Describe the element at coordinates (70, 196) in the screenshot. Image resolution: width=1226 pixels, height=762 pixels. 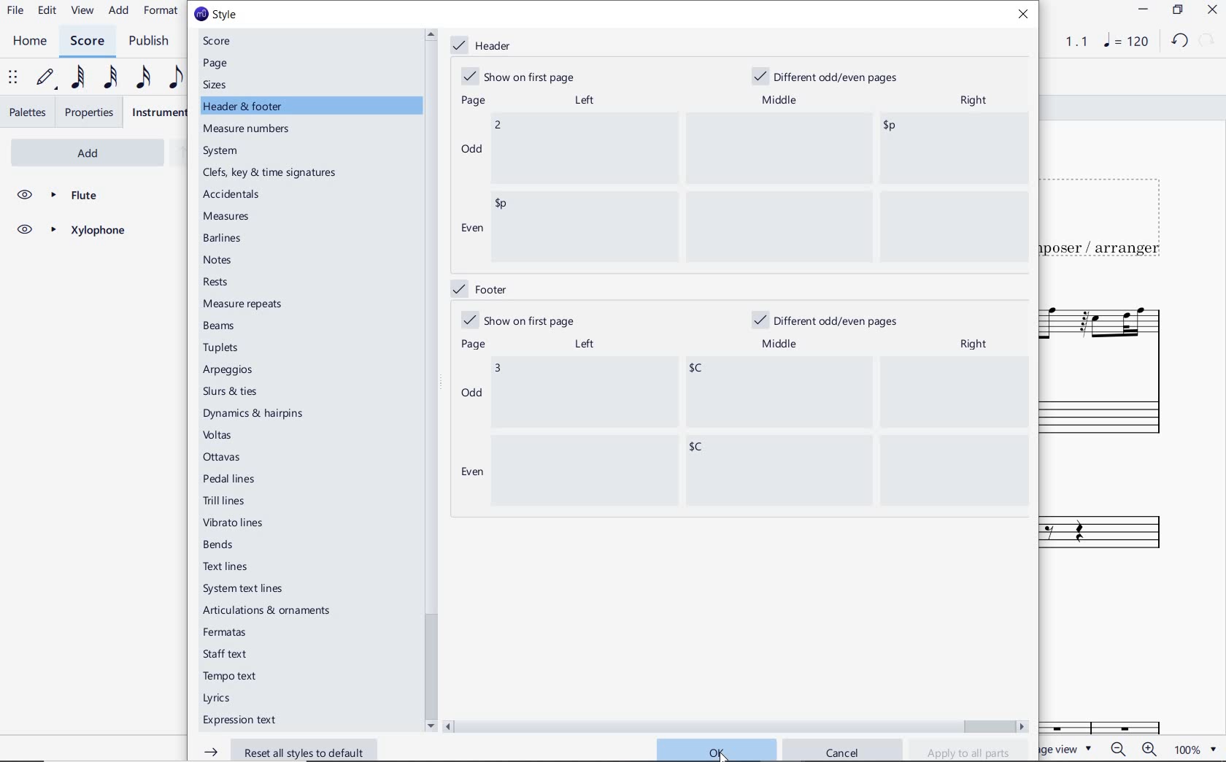
I see `FLUTE` at that location.